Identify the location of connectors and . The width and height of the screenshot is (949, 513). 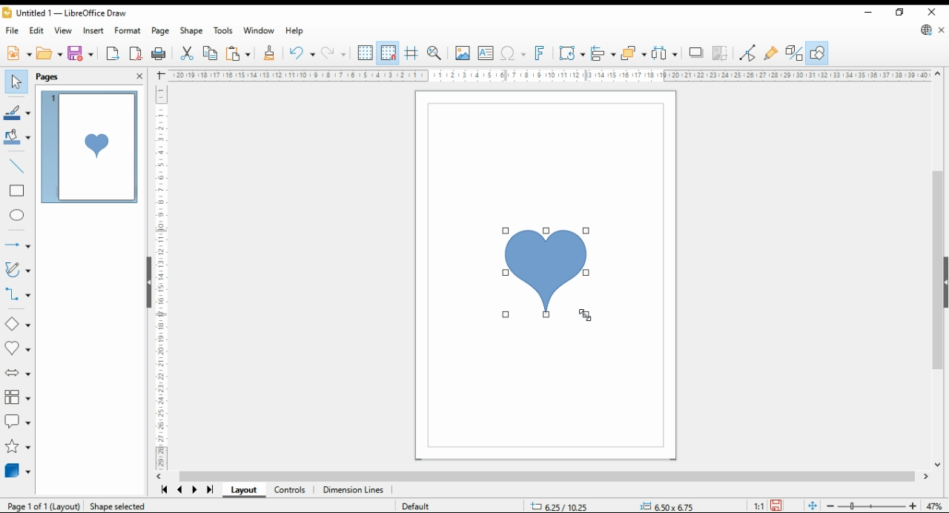
(17, 296).